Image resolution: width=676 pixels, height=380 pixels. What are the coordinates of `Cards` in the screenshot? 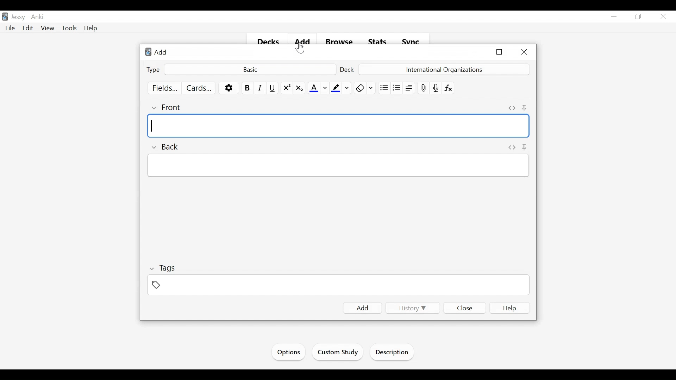 It's located at (198, 88).